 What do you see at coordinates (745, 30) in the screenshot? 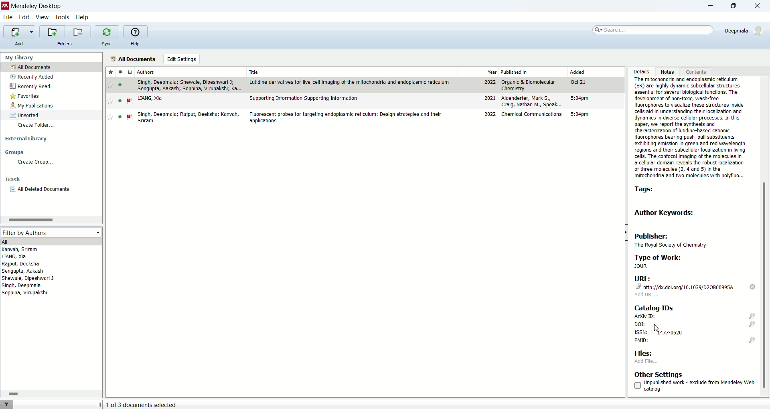
I see `deepmala` at bounding box center [745, 30].